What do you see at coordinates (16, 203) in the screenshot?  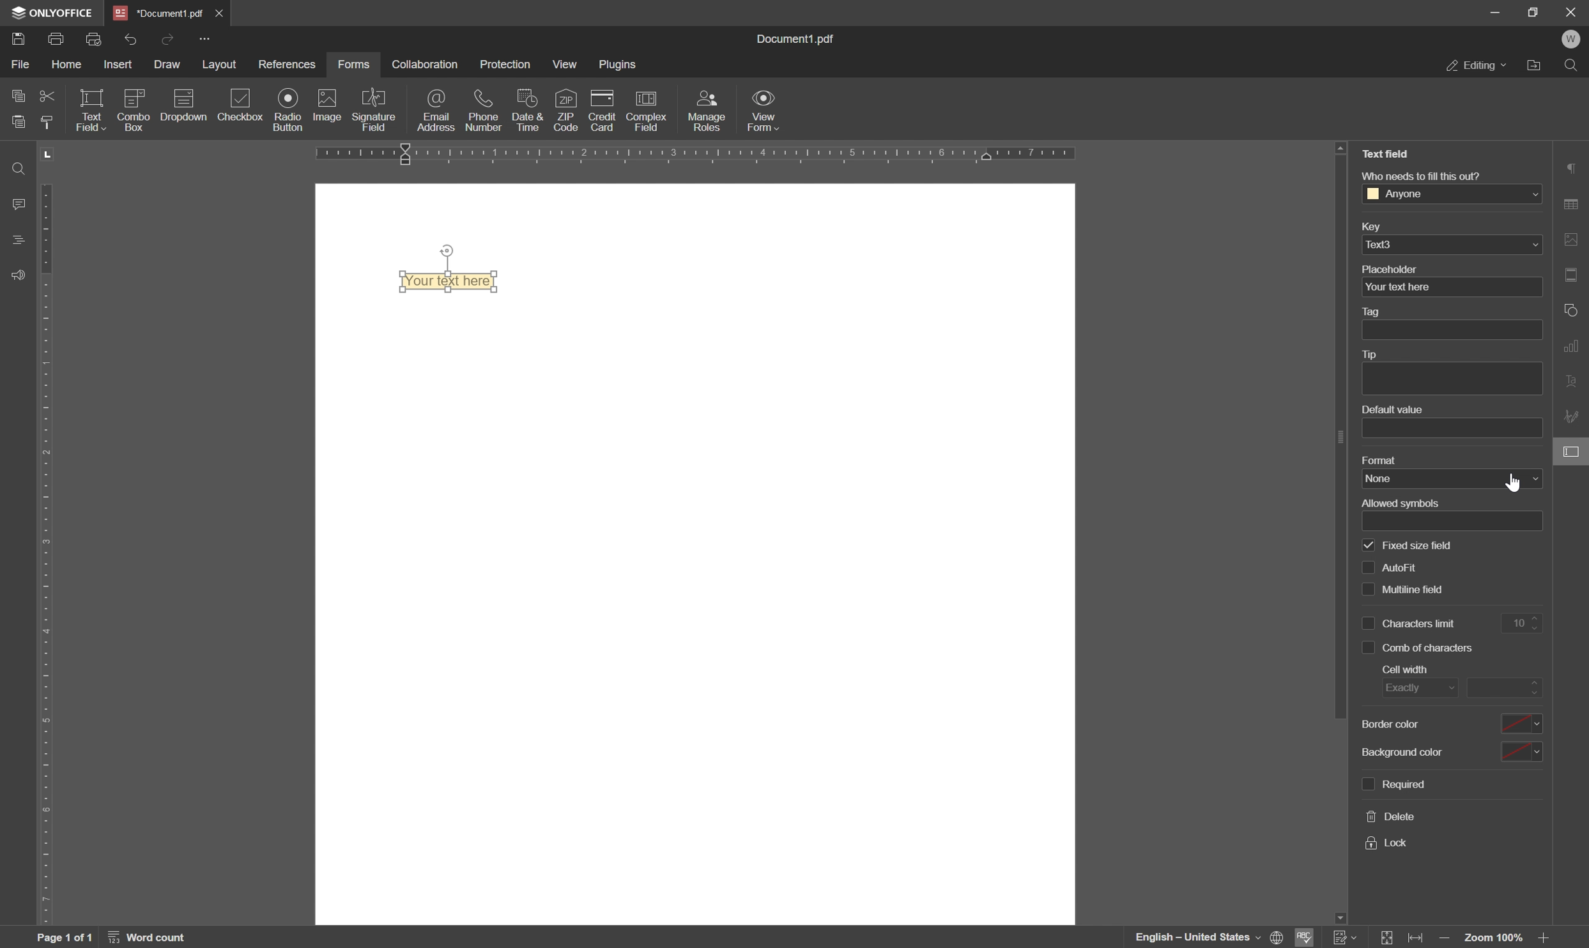 I see `comments` at bounding box center [16, 203].